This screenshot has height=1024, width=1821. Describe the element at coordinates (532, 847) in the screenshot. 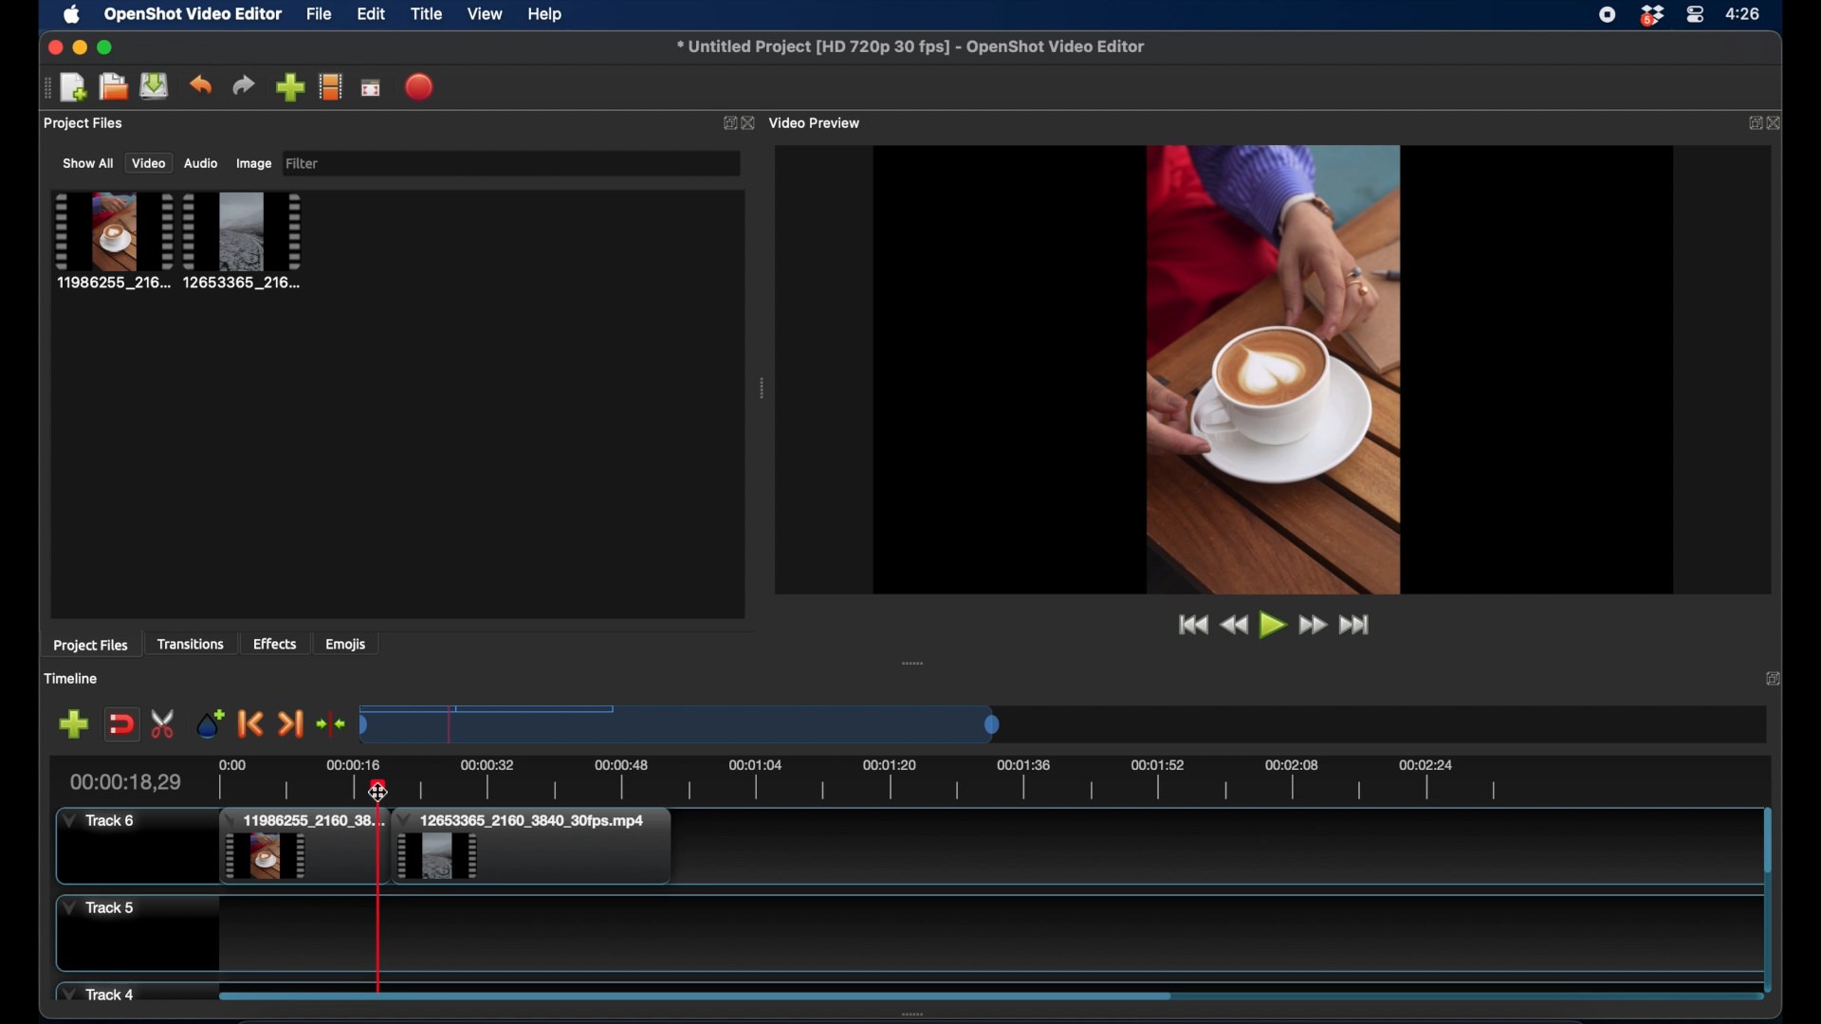

I see `clip` at that location.